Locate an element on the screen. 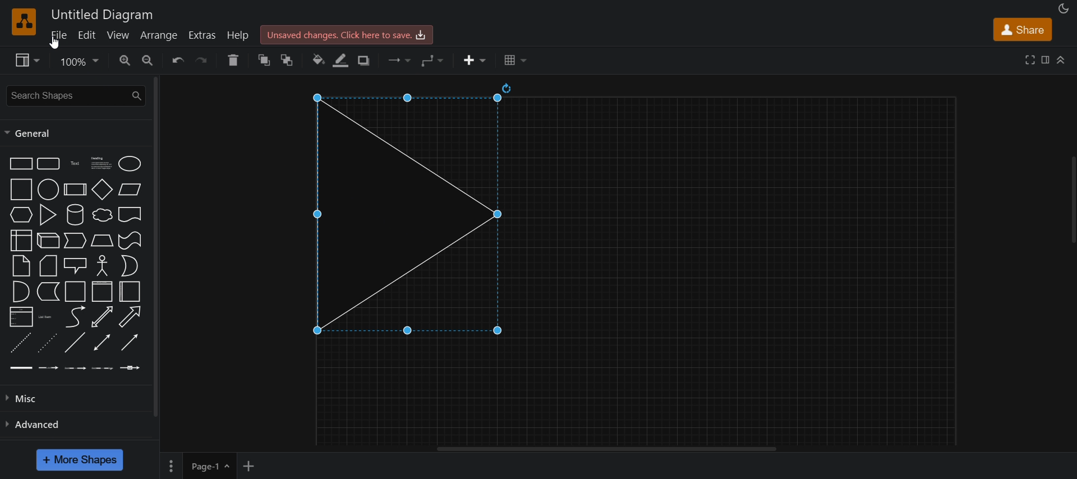 Image resolution: width=1077 pixels, height=479 pixels. internal storage is located at coordinates (21, 241).